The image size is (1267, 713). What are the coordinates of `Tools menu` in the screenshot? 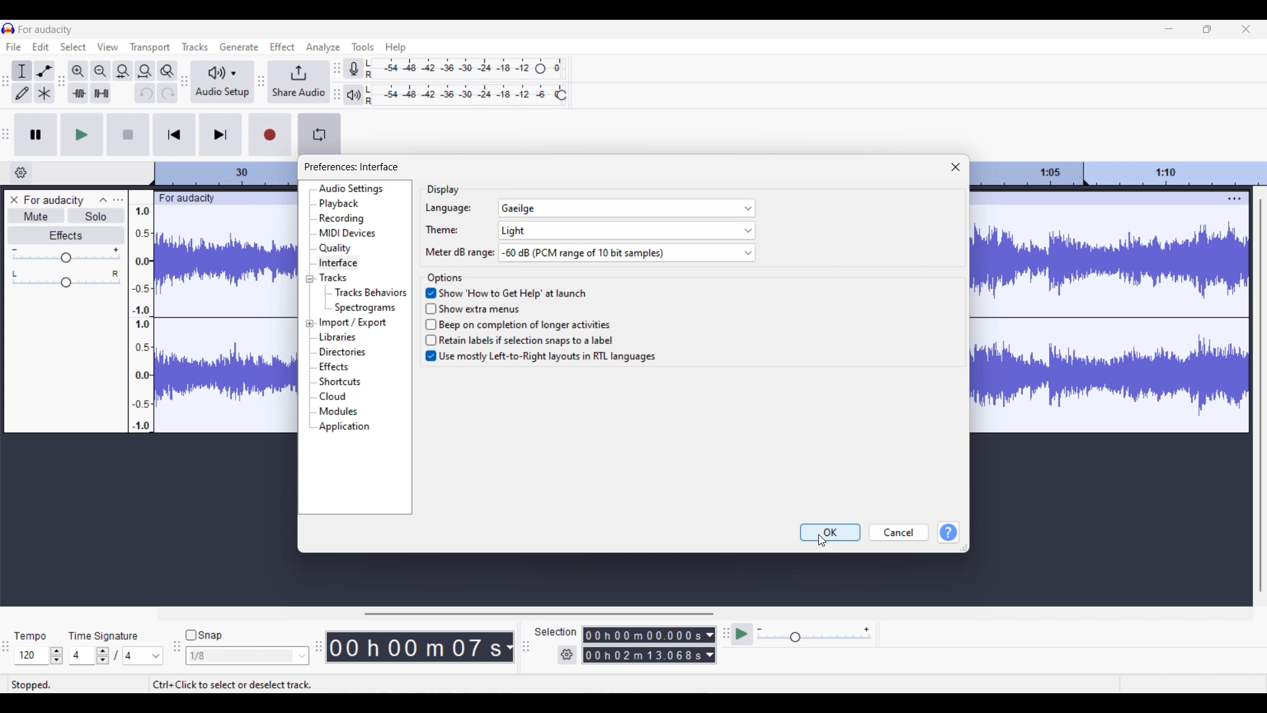 It's located at (363, 46).